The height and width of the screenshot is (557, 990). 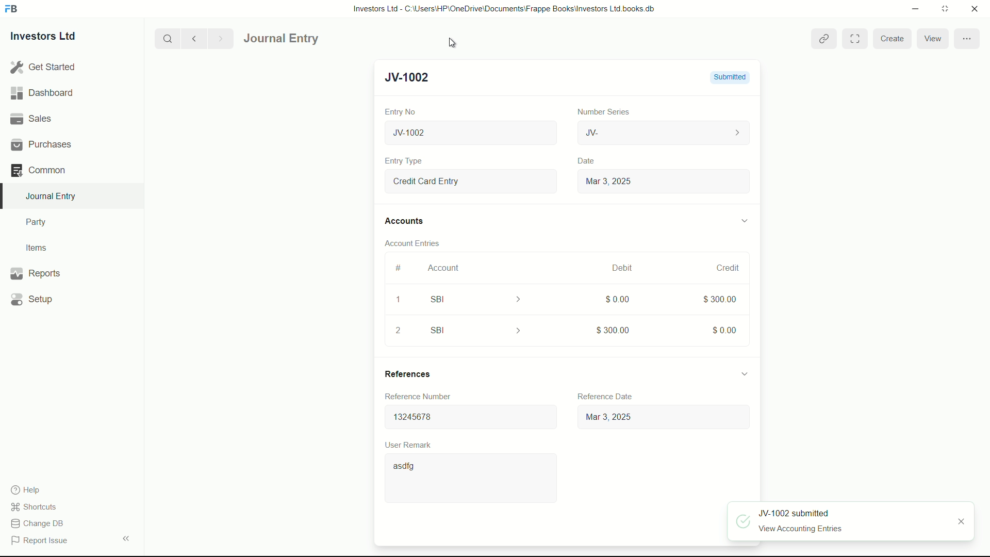 What do you see at coordinates (662, 181) in the screenshot?
I see `Mar 3, 2025` at bounding box center [662, 181].